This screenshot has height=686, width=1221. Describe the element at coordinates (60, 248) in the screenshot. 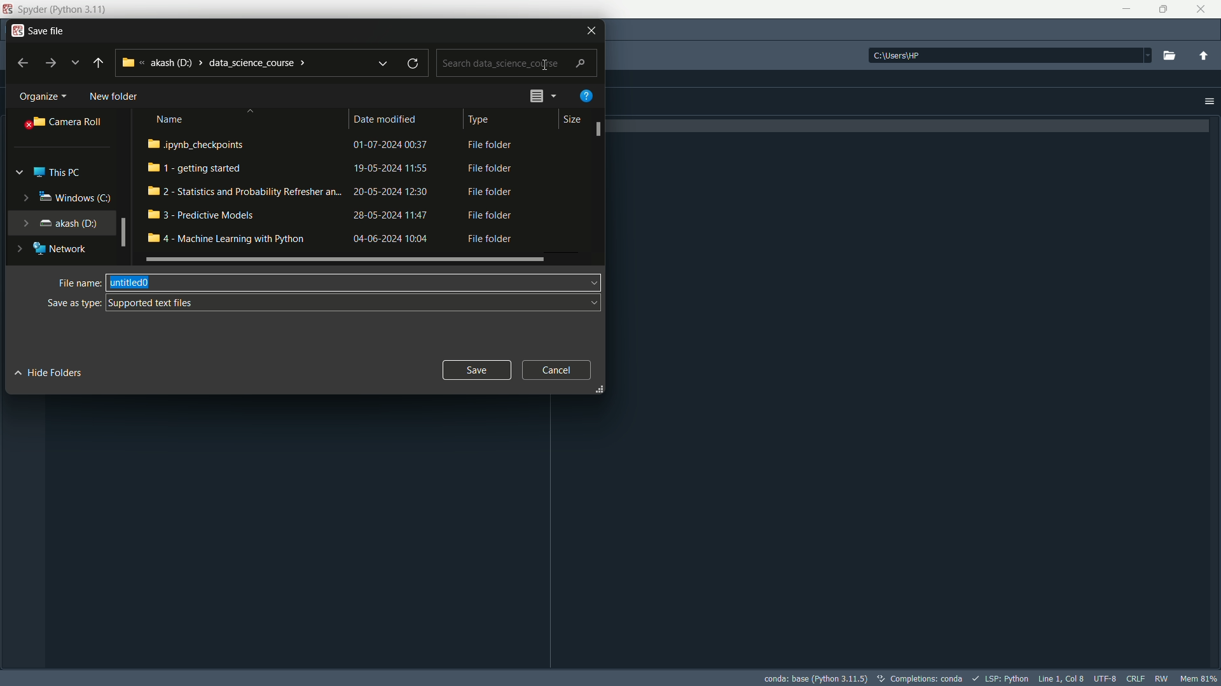

I see `network` at that location.